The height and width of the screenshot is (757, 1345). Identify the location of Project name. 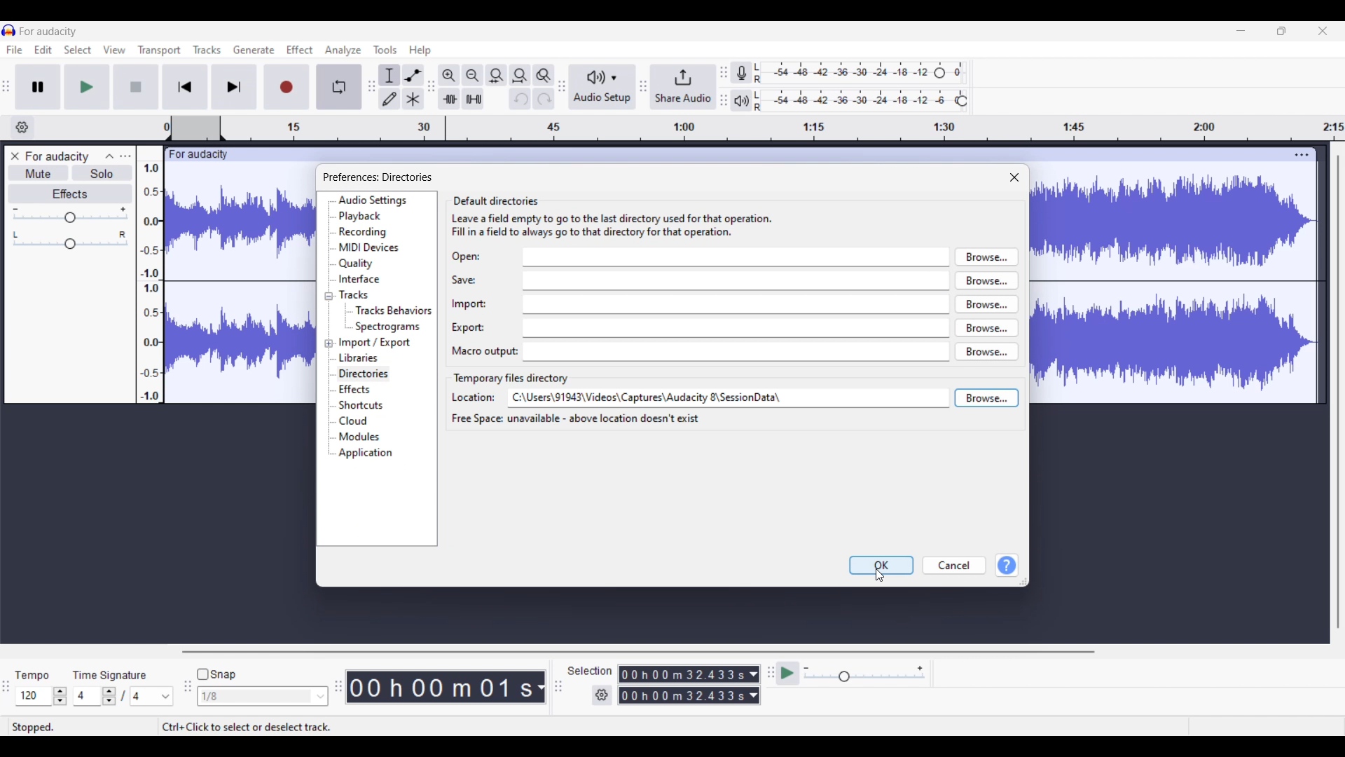
(57, 157).